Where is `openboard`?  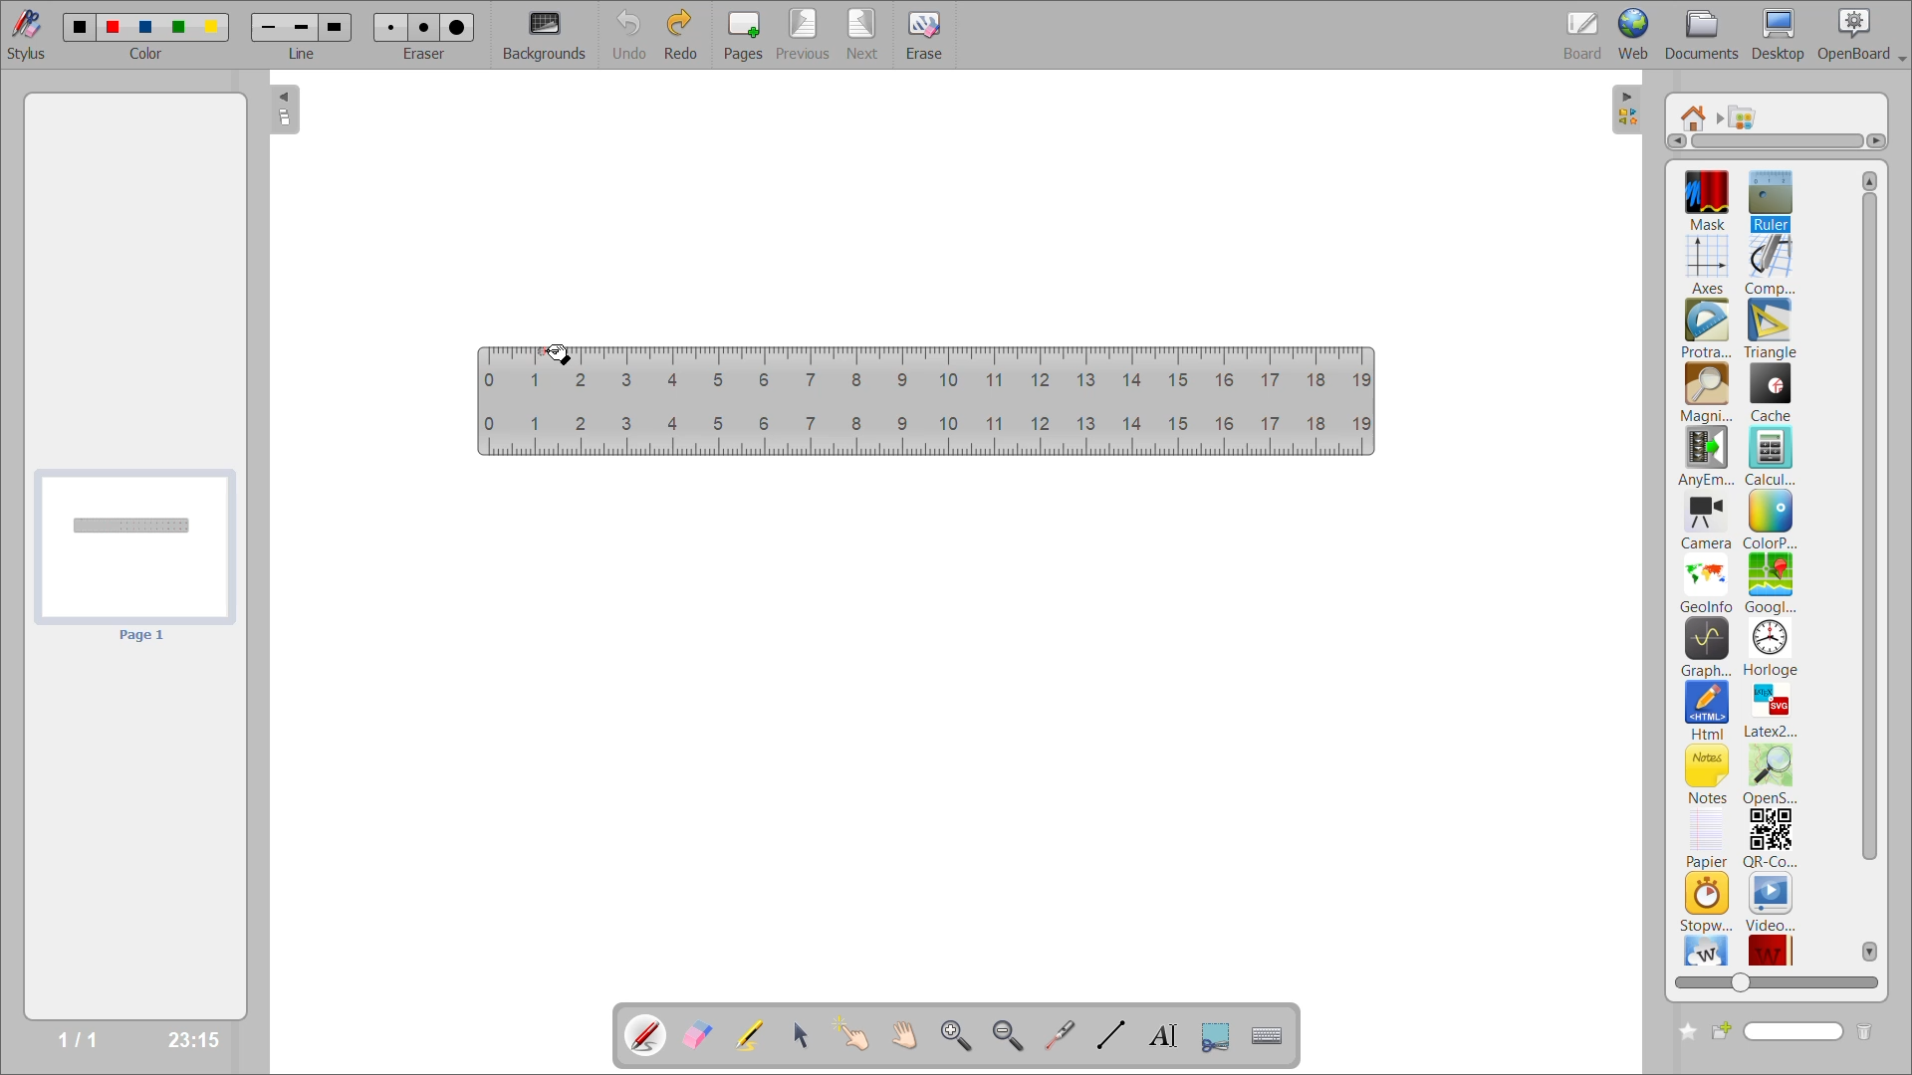 openboard is located at coordinates (1864, 35).